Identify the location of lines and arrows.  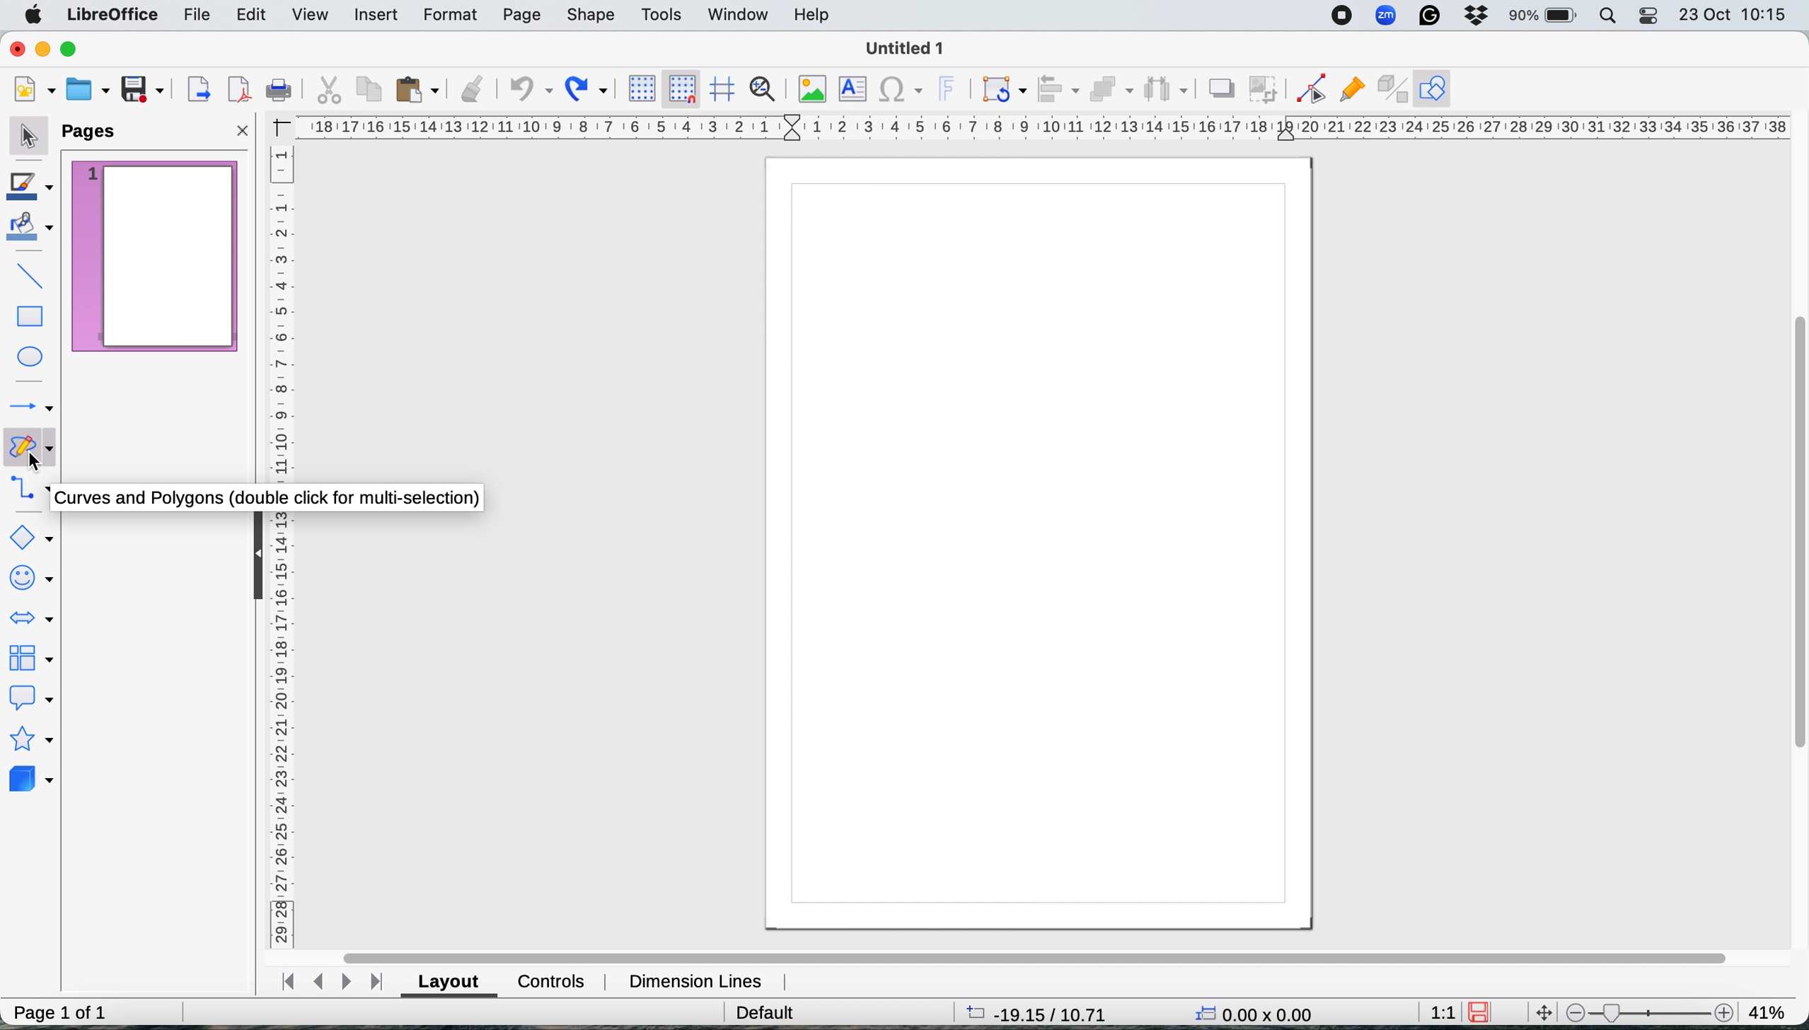
(30, 406).